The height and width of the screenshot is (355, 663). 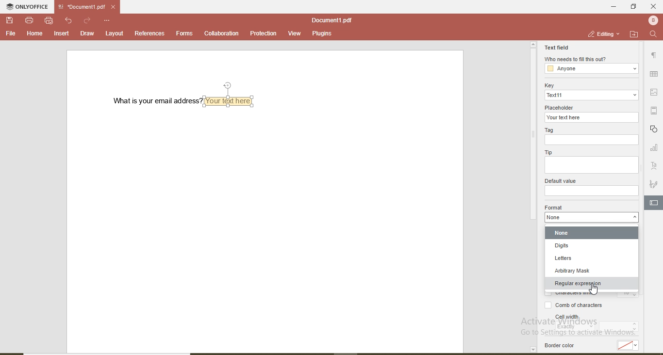 What do you see at coordinates (653, 34) in the screenshot?
I see `find` at bounding box center [653, 34].